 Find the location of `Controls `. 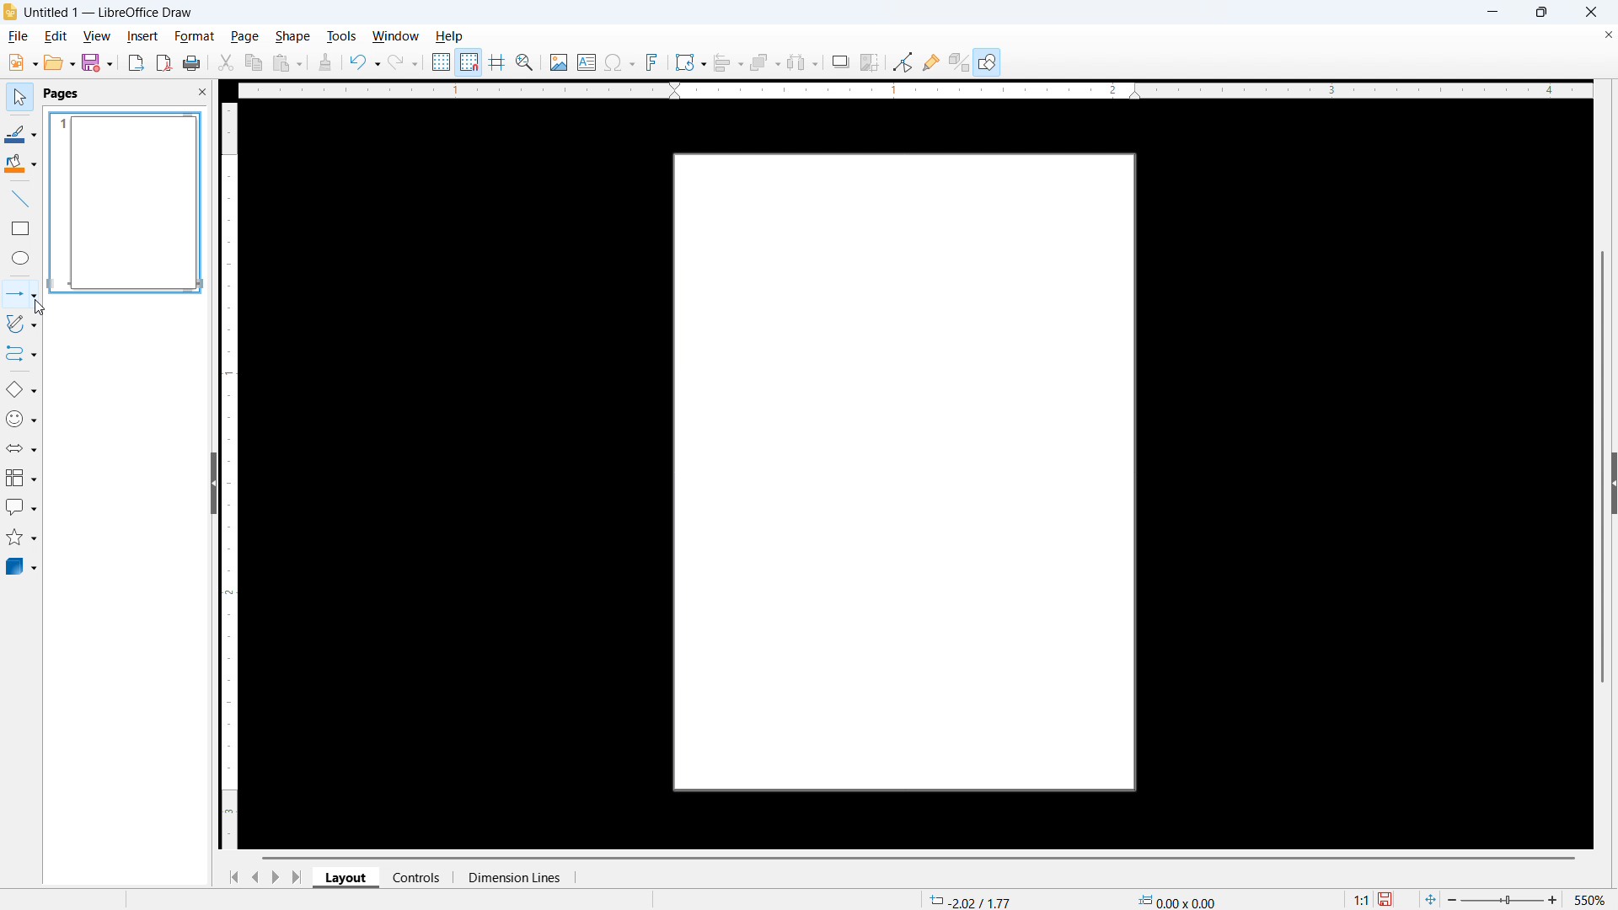

Controls  is located at coordinates (418, 877).